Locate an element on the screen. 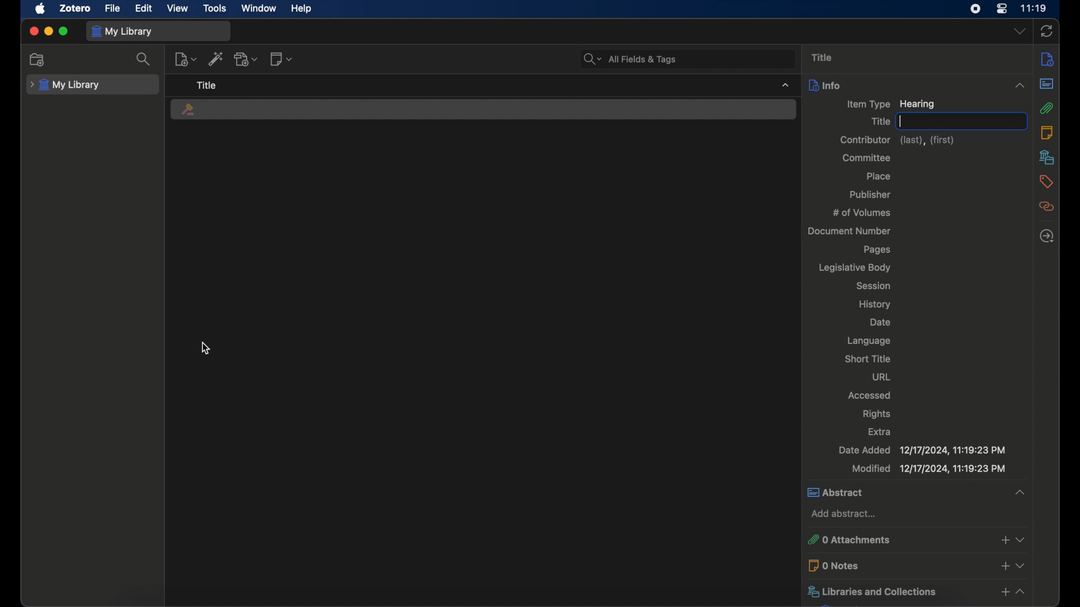  date added is located at coordinates (921, 451).